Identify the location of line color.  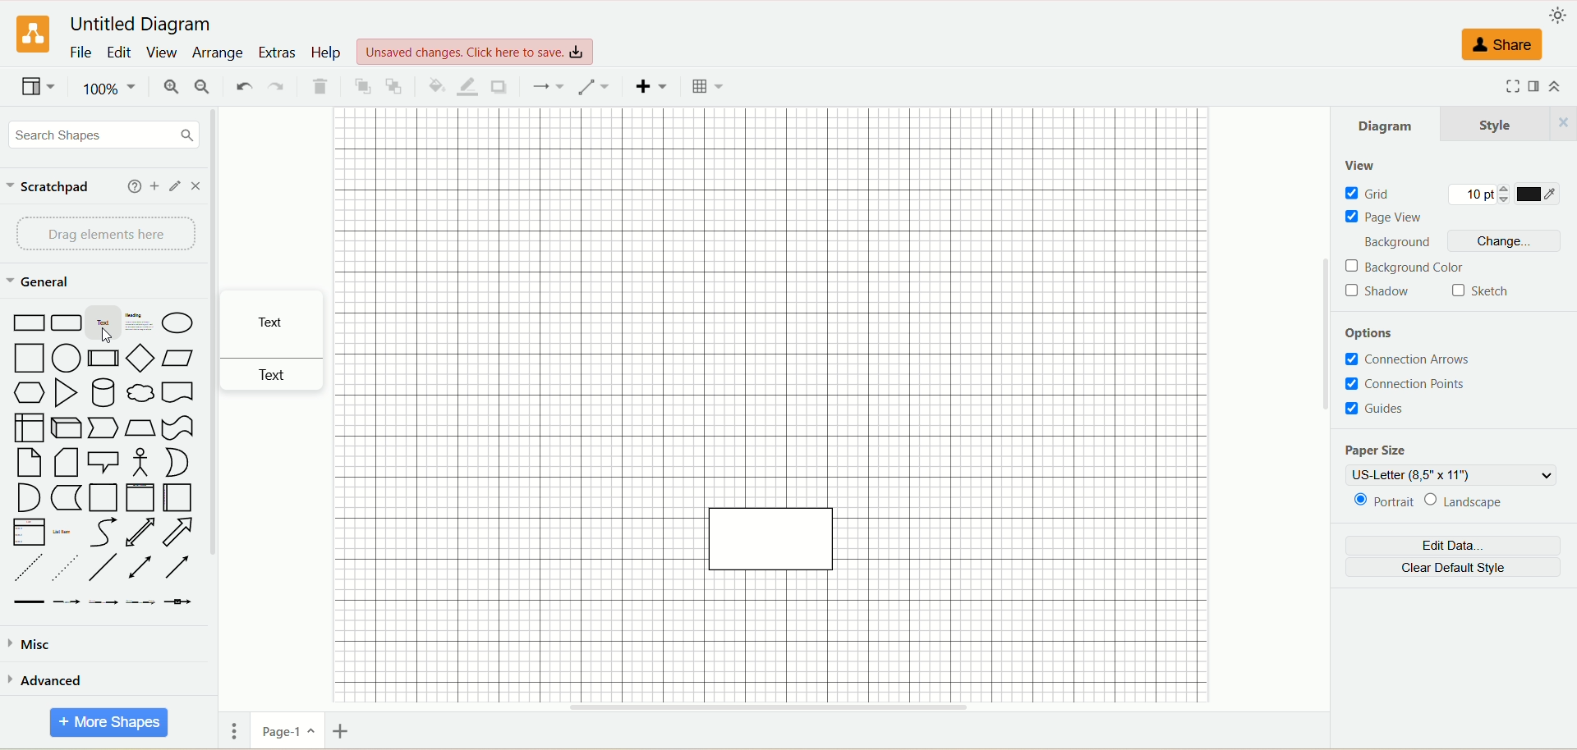
(470, 86).